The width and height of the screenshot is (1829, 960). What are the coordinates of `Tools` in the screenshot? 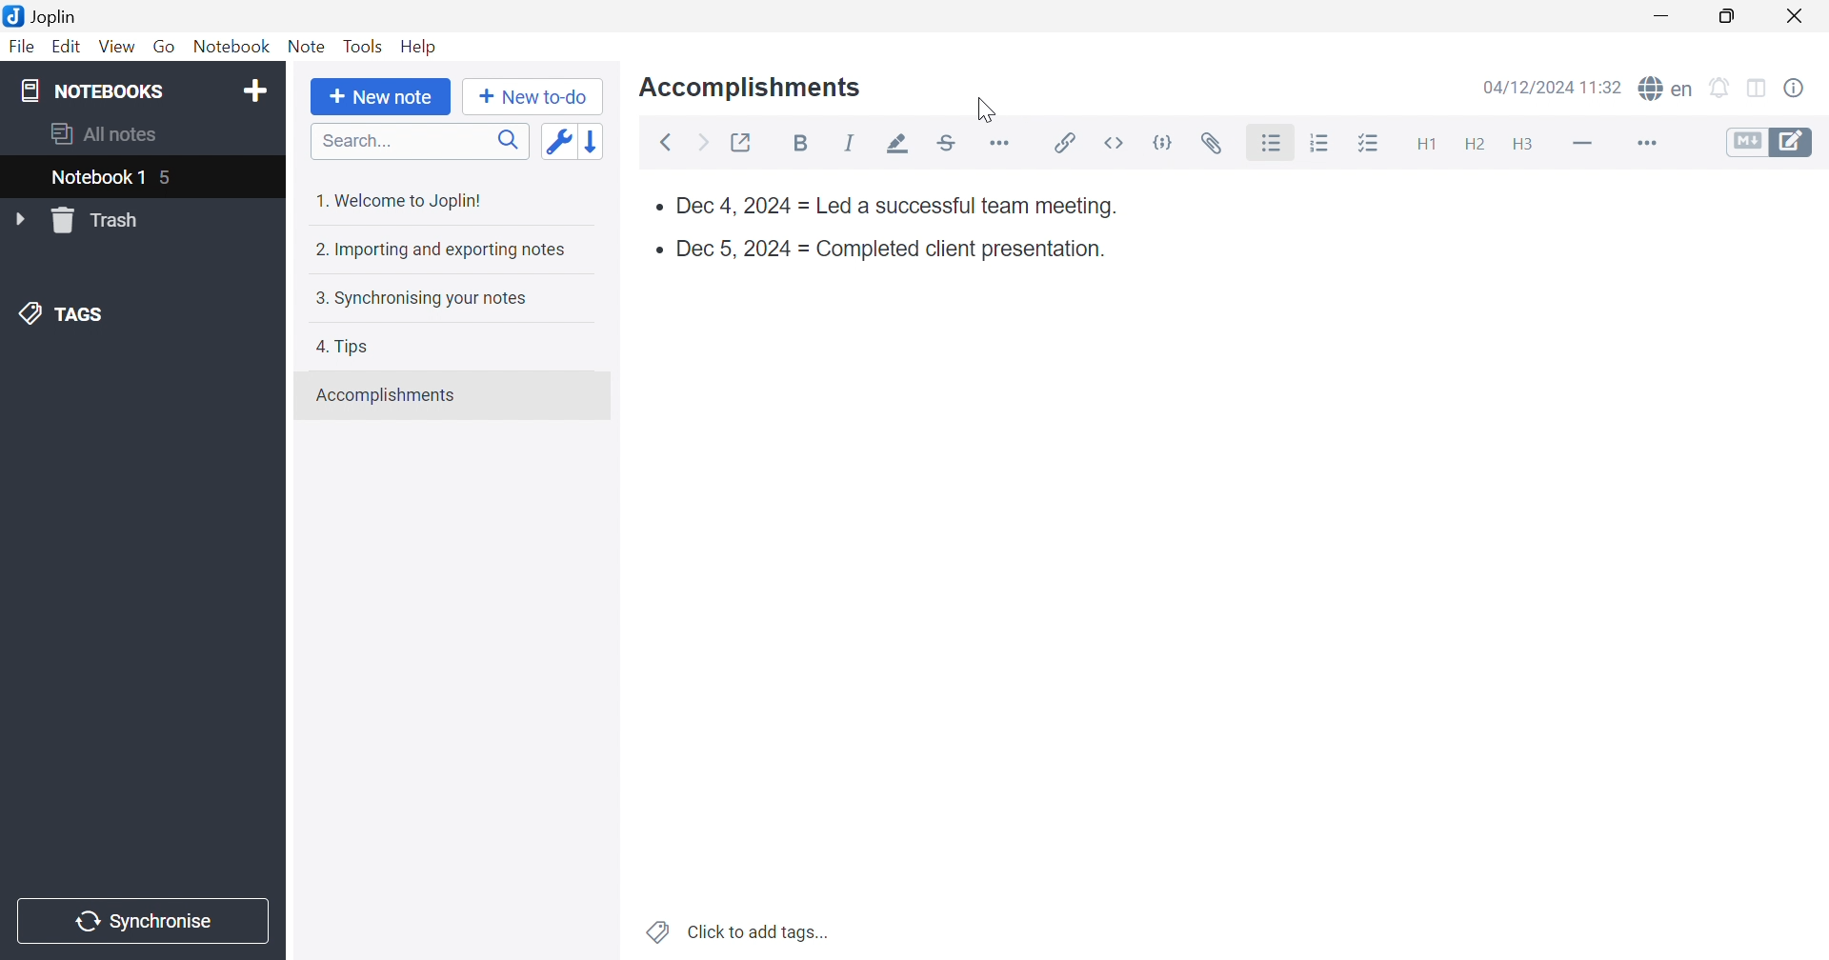 It's located at (362, 46).